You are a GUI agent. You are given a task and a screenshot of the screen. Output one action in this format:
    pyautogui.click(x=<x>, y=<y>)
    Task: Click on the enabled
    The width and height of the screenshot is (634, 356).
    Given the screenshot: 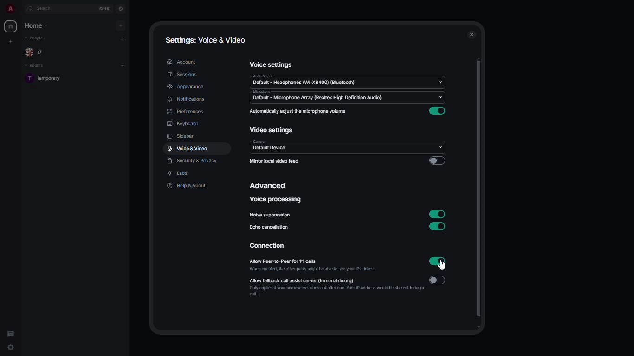 What is the action you would take?
    pyautogui.click(x=437, y=213)
    